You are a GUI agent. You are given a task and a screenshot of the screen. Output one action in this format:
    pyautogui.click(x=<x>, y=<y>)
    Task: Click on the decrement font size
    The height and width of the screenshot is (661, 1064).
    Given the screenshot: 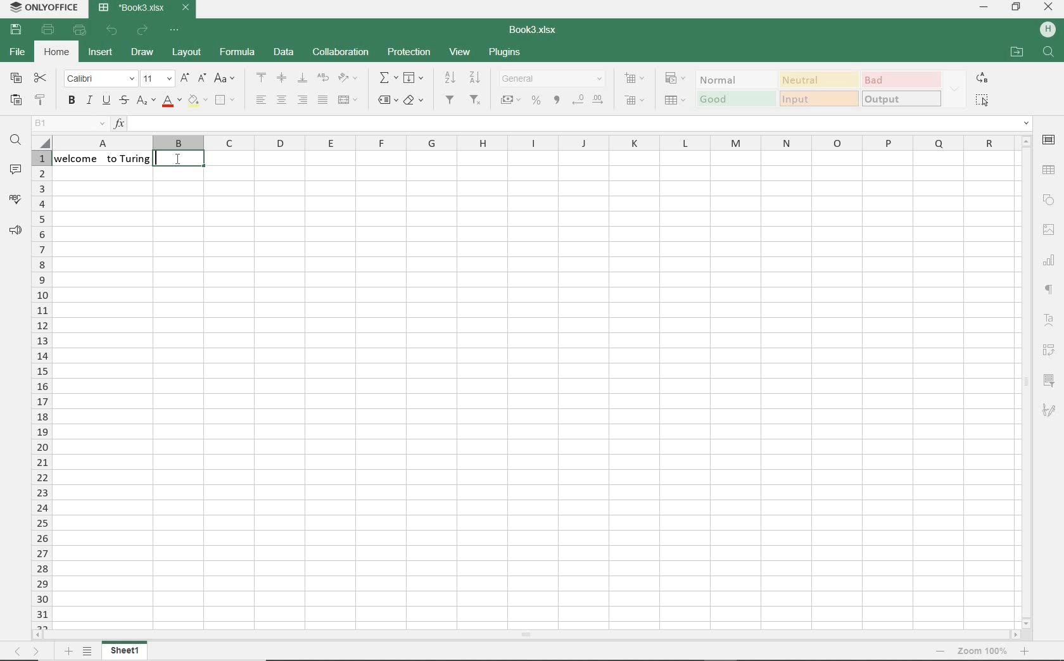 What is the action you would take?
    pyautogui.click(x=201, y=78)
    